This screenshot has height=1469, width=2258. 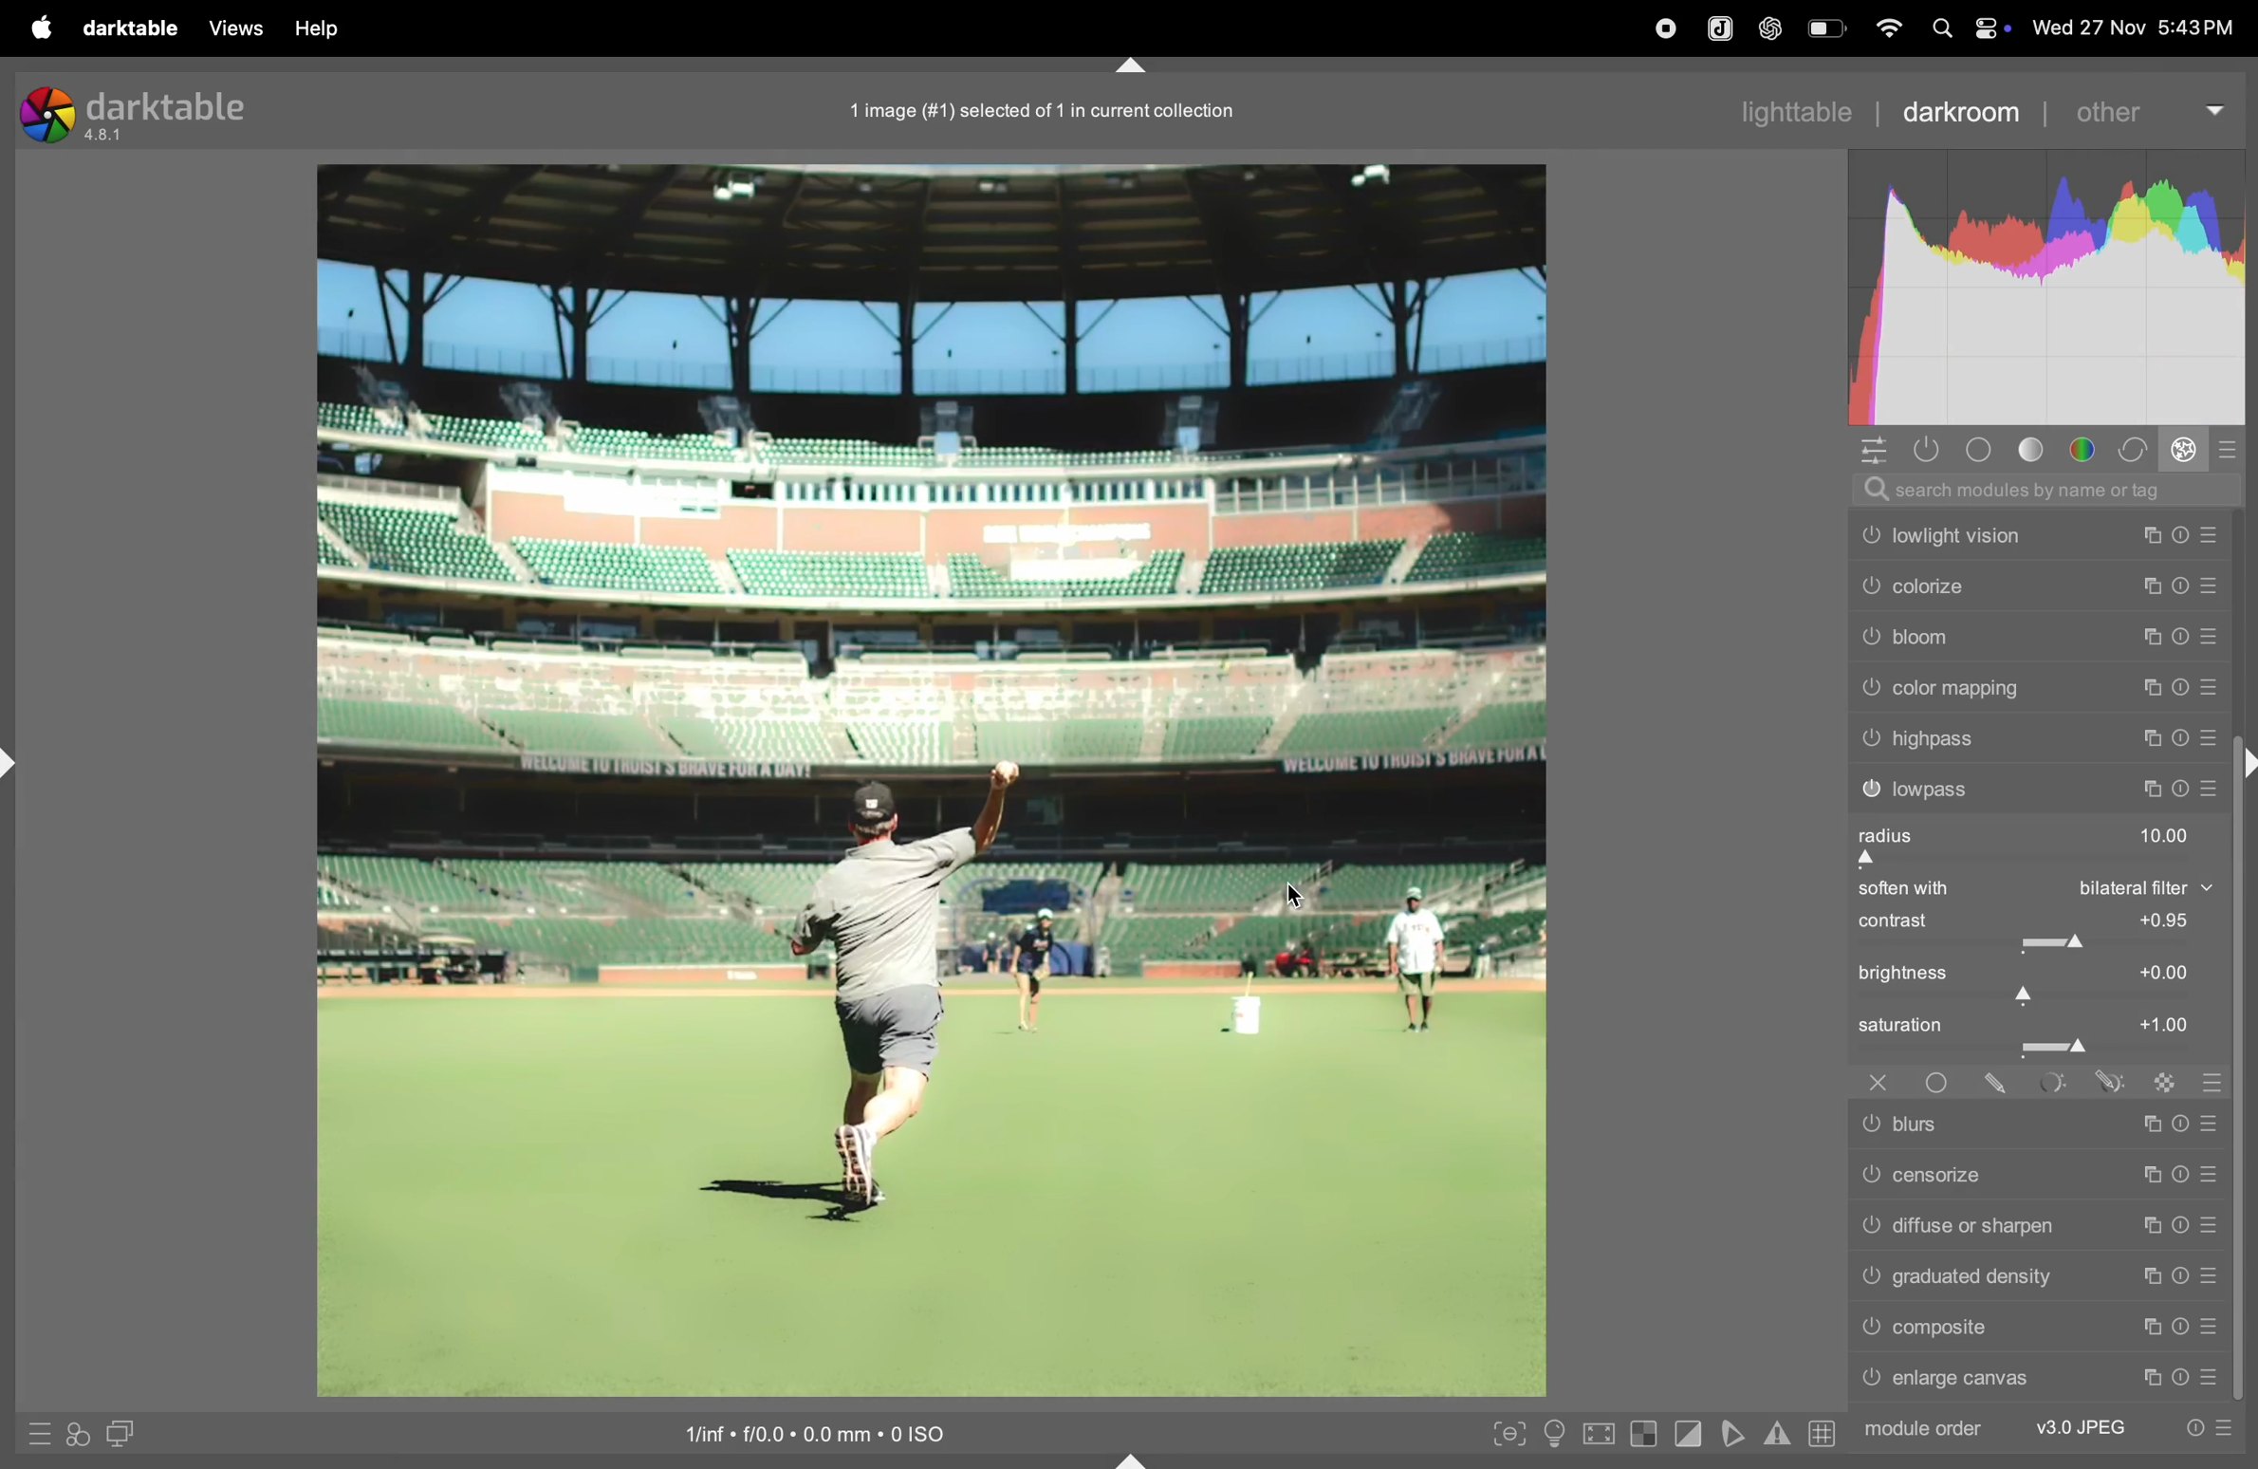 I want to click on brightness, so click(x=2035, y=982).